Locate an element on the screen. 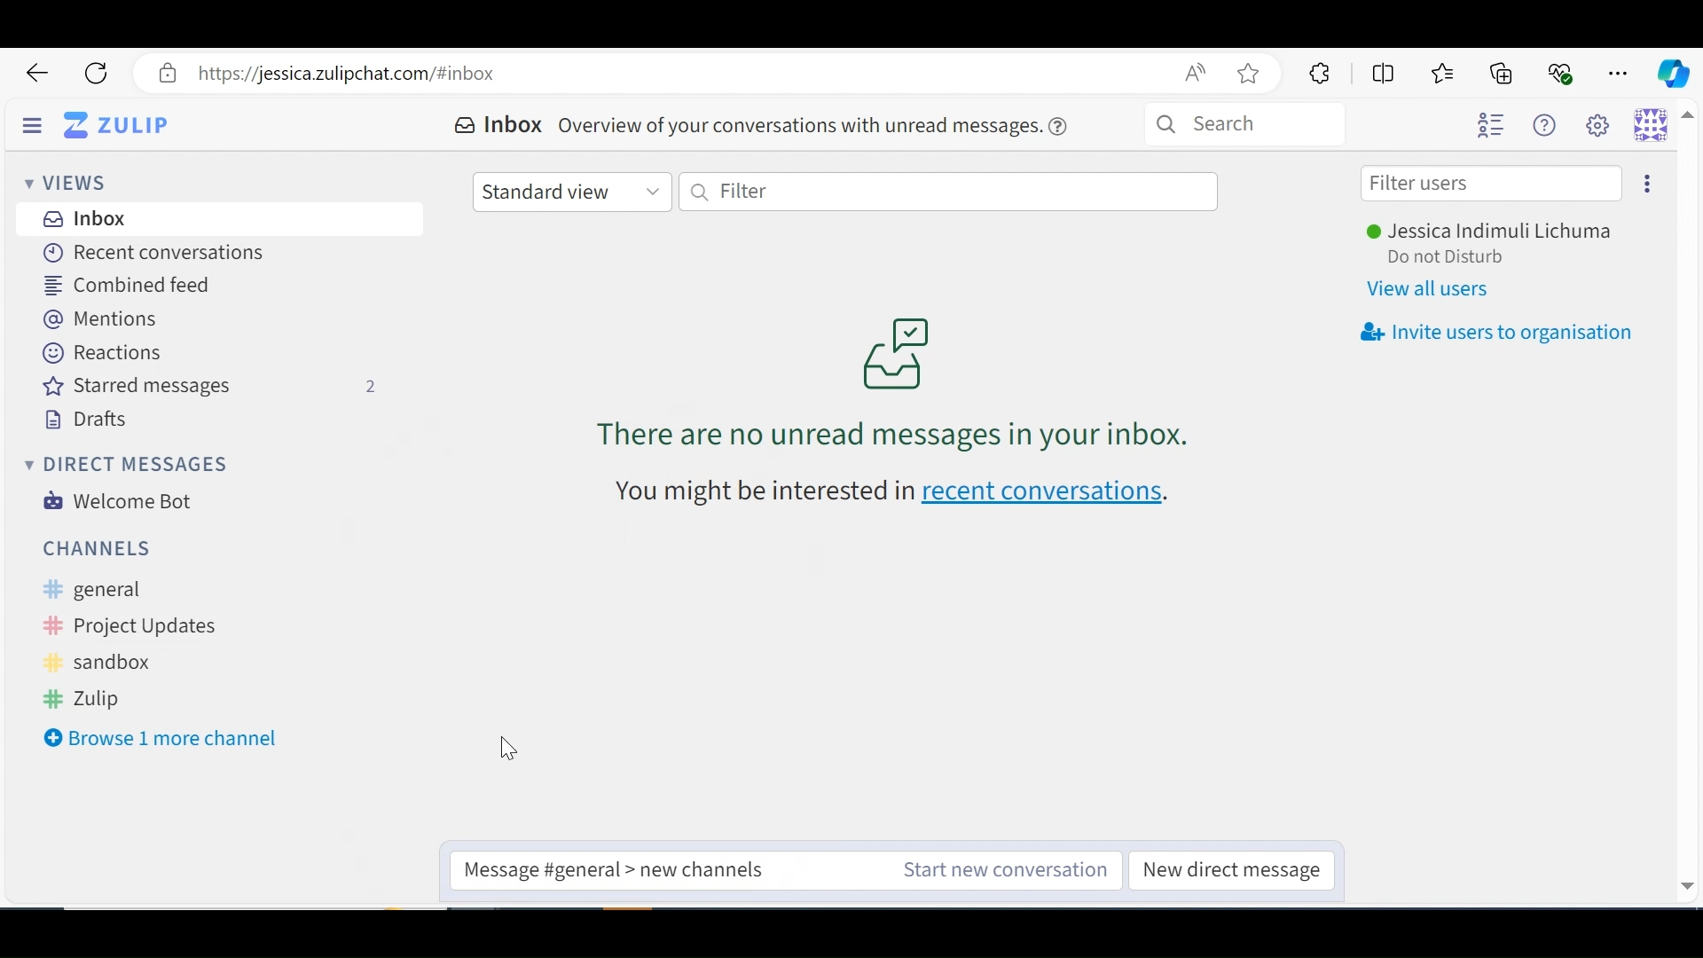 The height and width of the screenshot is (958, 1703). Hide Sidebar is located at coordinates (33, 122).